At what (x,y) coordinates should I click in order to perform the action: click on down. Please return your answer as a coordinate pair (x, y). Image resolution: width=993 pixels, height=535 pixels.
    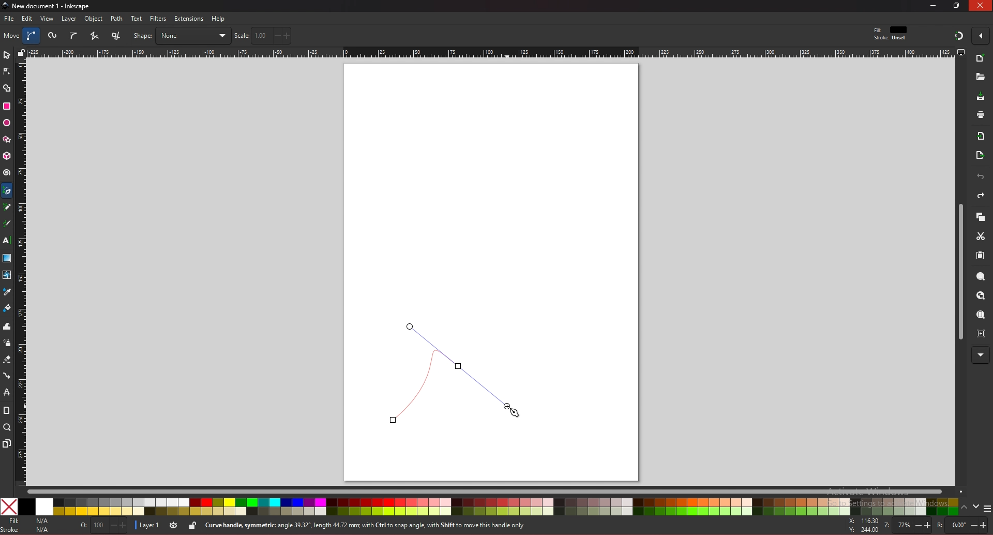
    Looking at the image, I should click on (976, 507).